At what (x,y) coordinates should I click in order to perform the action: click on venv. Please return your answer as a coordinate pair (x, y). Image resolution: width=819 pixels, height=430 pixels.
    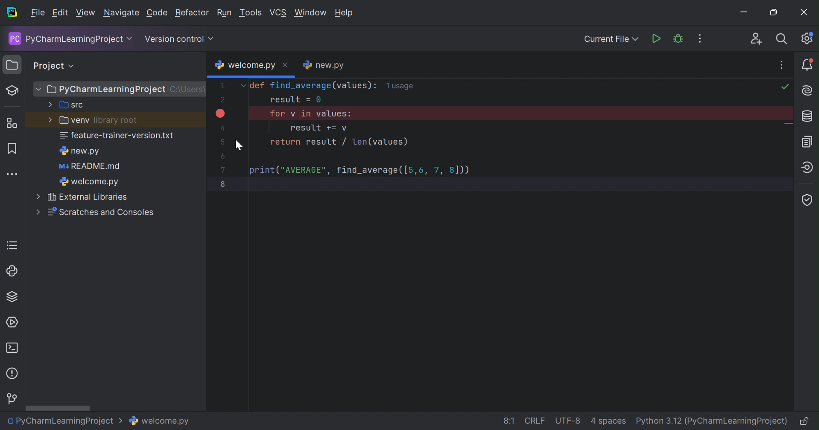
    Looking at the image, I should click on (67, 121).